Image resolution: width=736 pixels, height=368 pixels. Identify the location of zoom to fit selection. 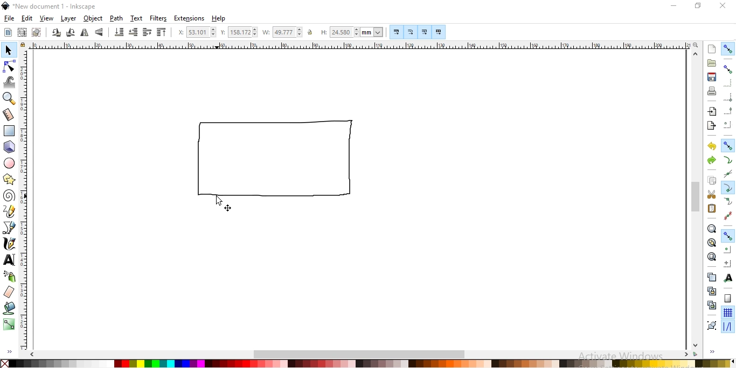
(711, 229).